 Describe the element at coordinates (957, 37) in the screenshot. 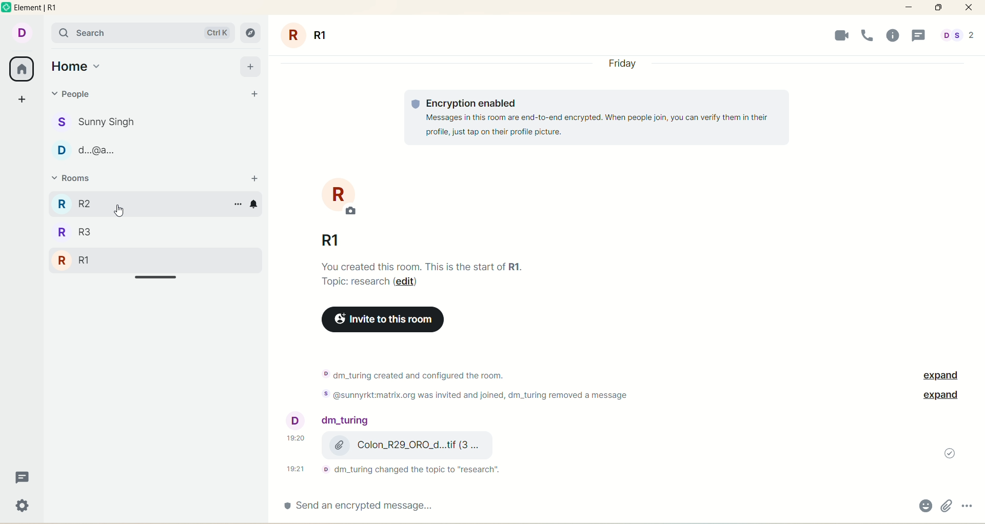

I see `people` at that location.